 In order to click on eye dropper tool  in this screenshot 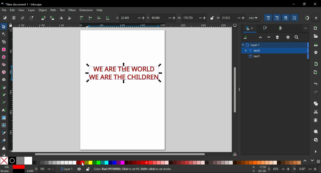, I will do `click(5, 133)`.